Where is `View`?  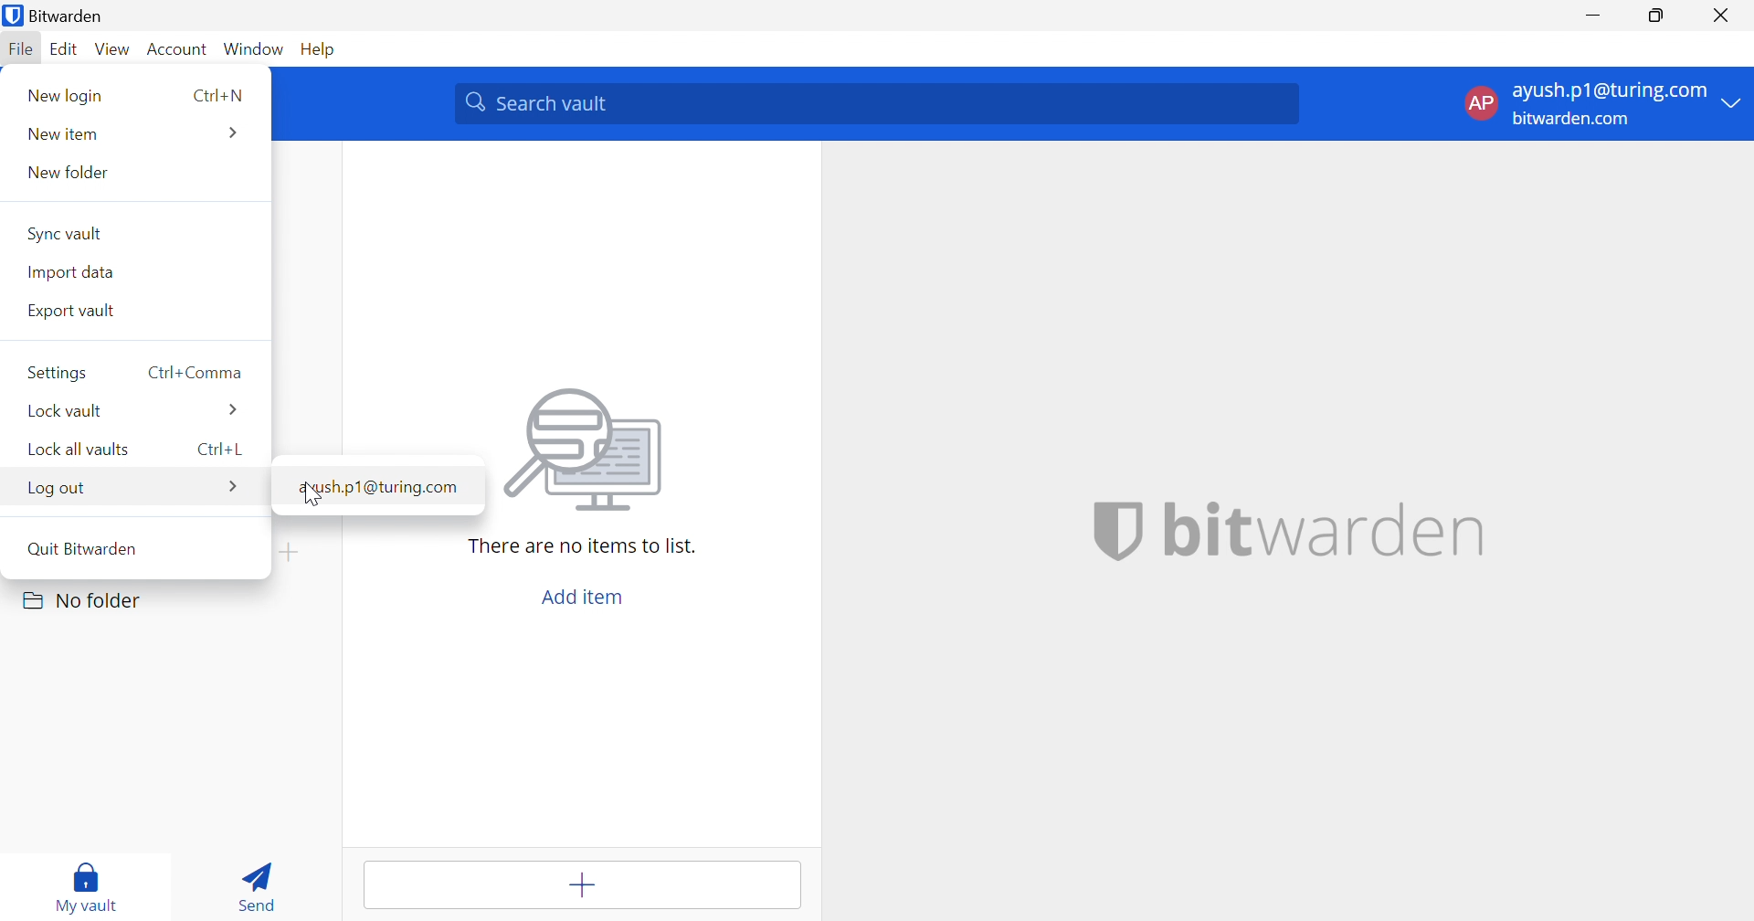
View is located at coordinates (113, 49).